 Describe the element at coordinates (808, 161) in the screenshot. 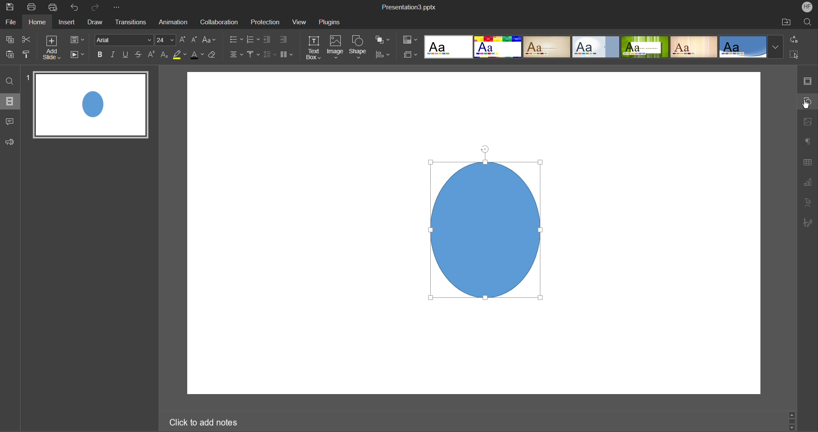

I see `Table` at that location.